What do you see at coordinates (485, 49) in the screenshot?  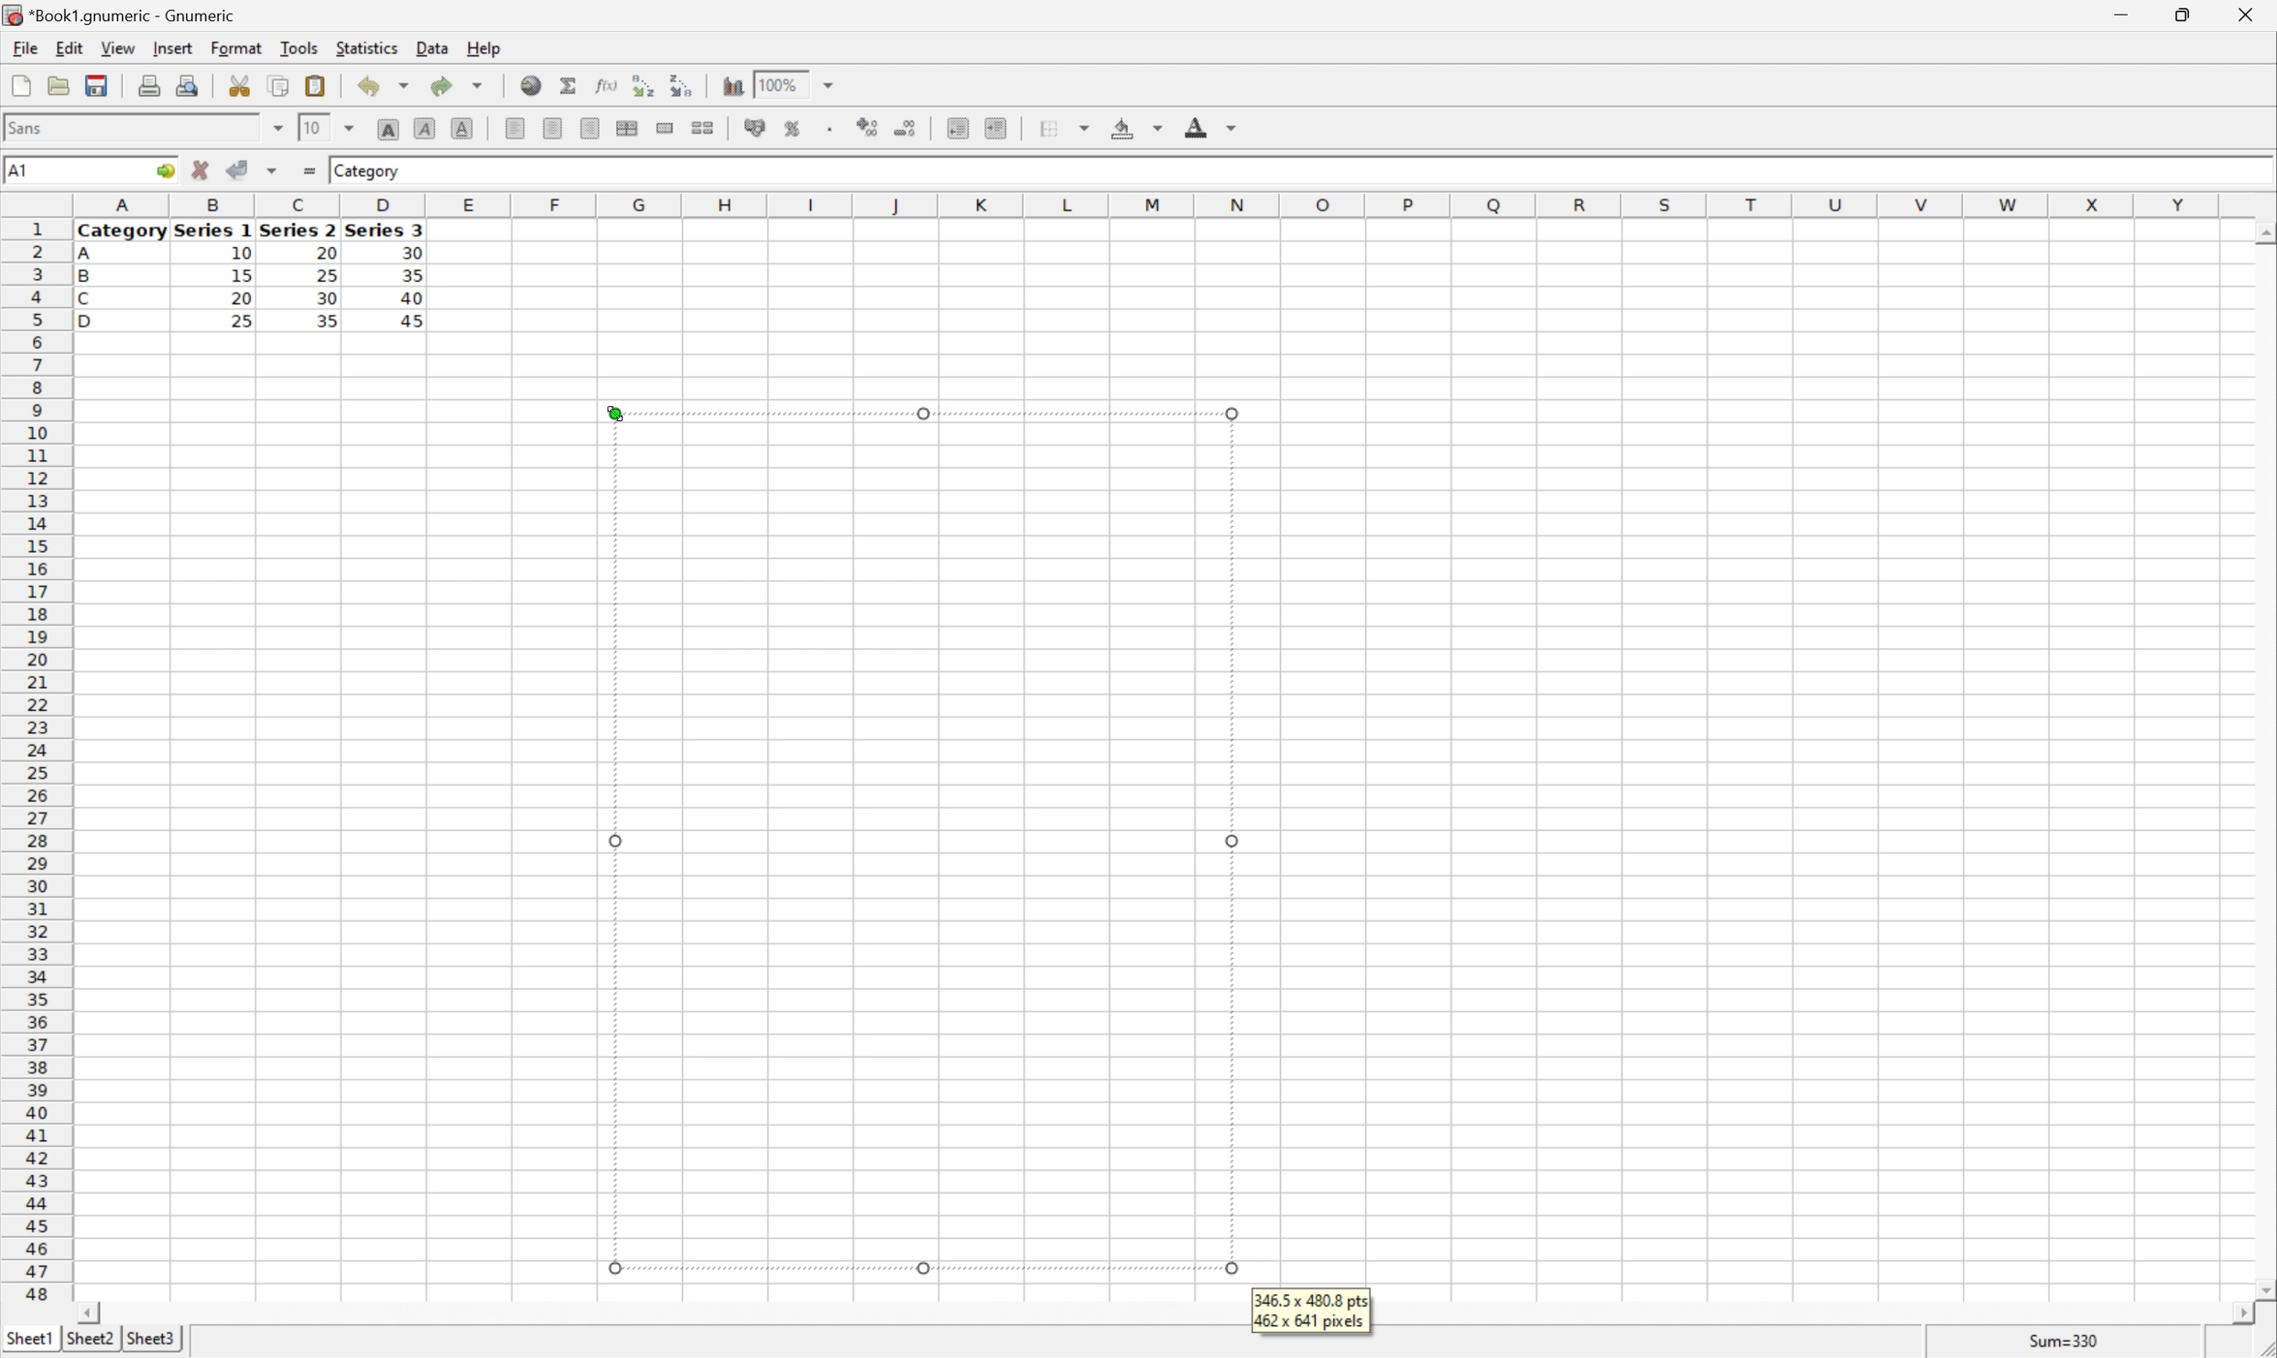 I see `Help` at bounding box center [485, 49].